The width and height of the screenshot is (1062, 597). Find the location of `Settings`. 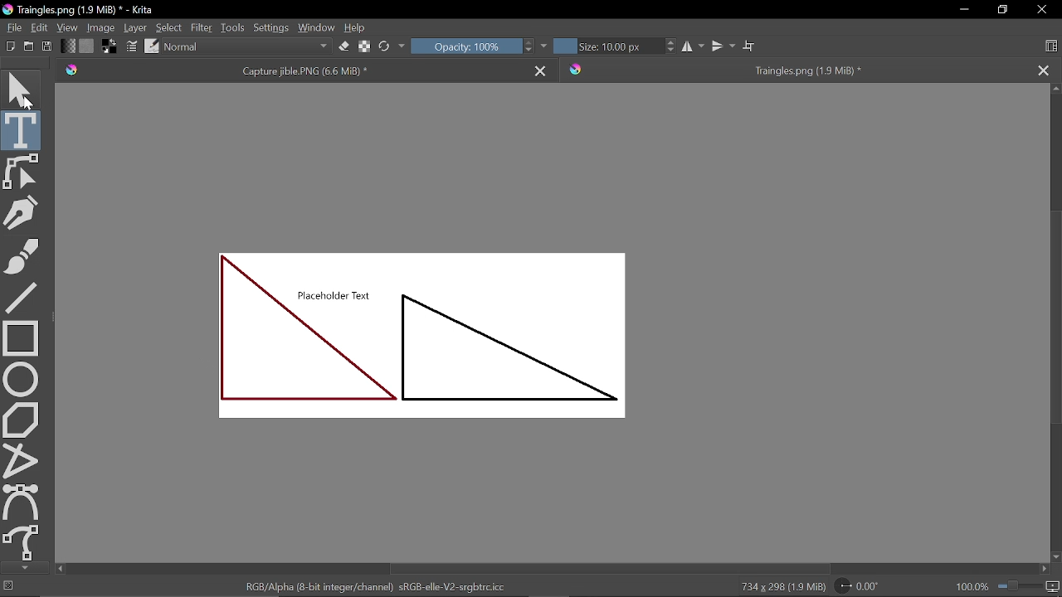

Settings is located at coordinates (270, 27).